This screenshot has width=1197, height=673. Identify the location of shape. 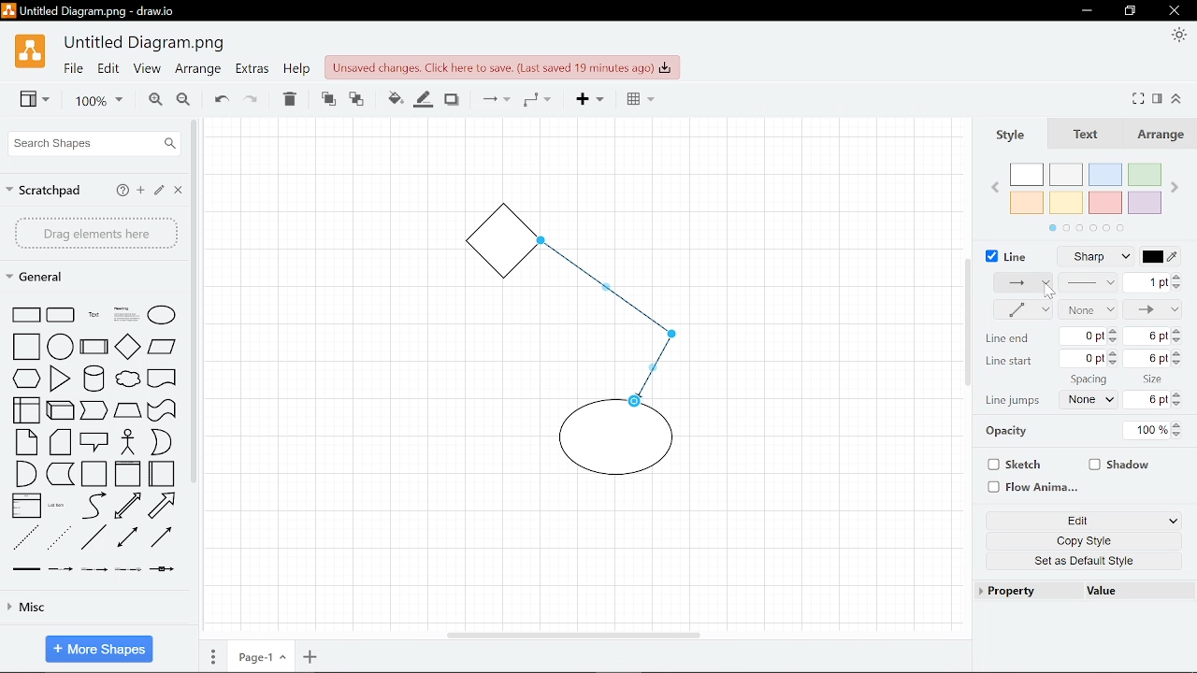
(25, 537).